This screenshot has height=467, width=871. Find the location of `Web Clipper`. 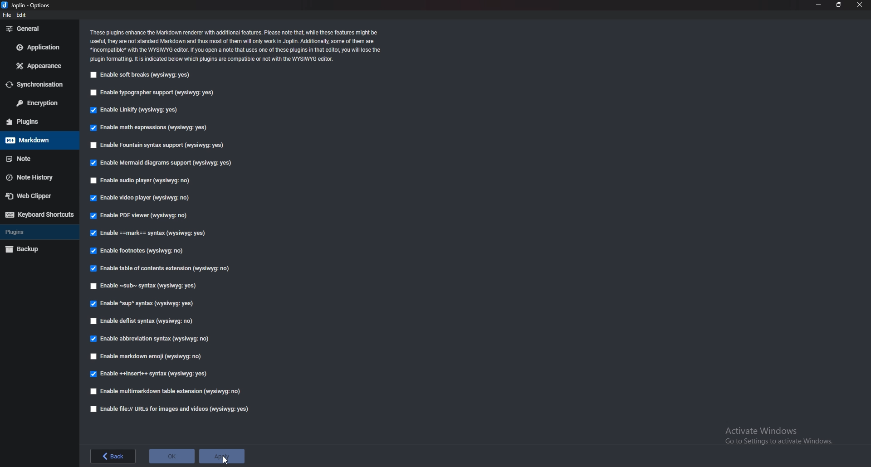

Web Clipper is located at coordinates (39, 195).